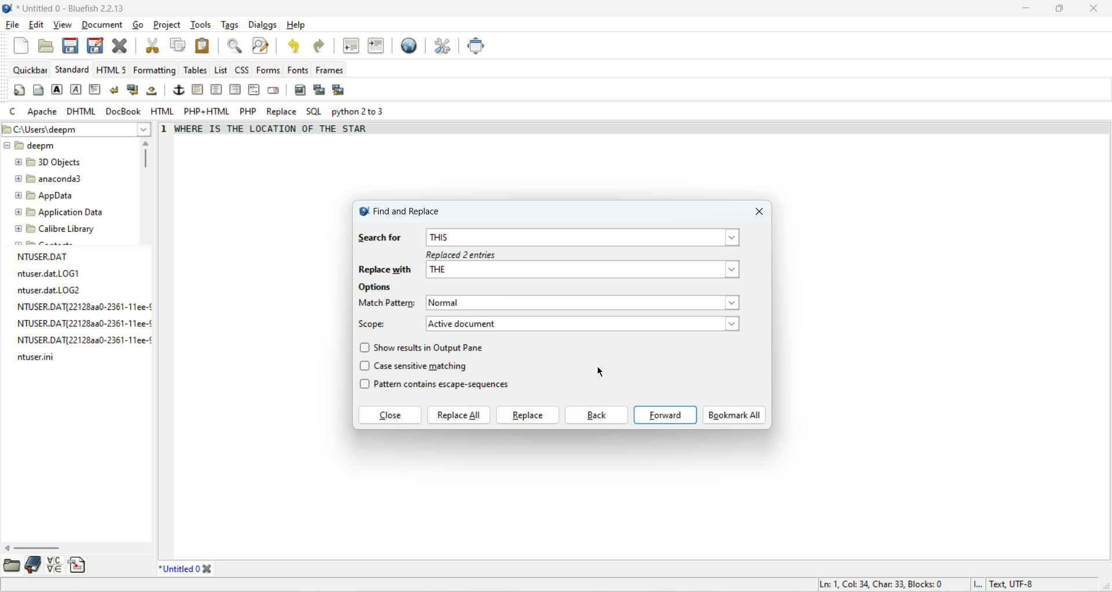 This screenshot has width=1112, height=592. I want to click on paste, so click(203, 46).